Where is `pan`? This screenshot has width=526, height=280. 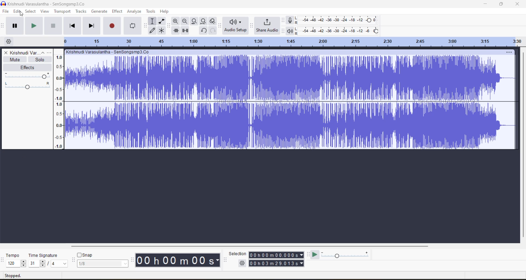
pan is located at coordinates (28, 76).